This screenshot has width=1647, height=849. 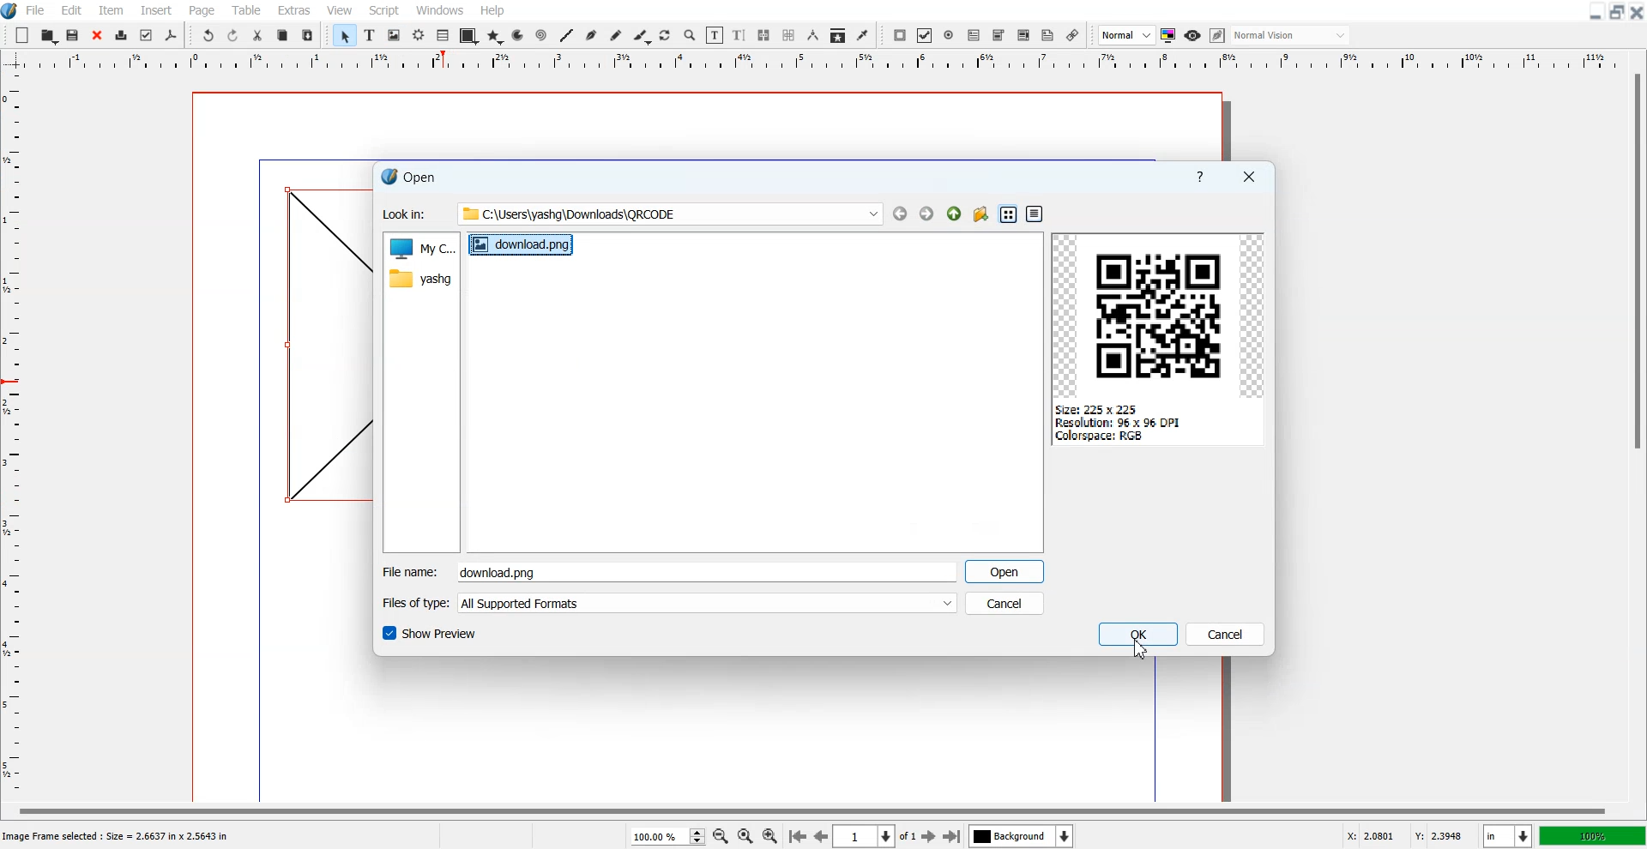 What do you see at coordinates (862, 35) in the screenshot?
I see `Eye Dropper` at bounding box center [862, 35].